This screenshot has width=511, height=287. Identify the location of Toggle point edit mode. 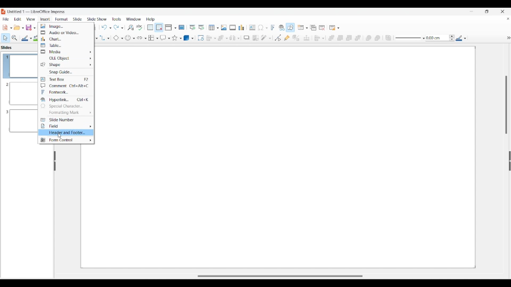
(278, 38).